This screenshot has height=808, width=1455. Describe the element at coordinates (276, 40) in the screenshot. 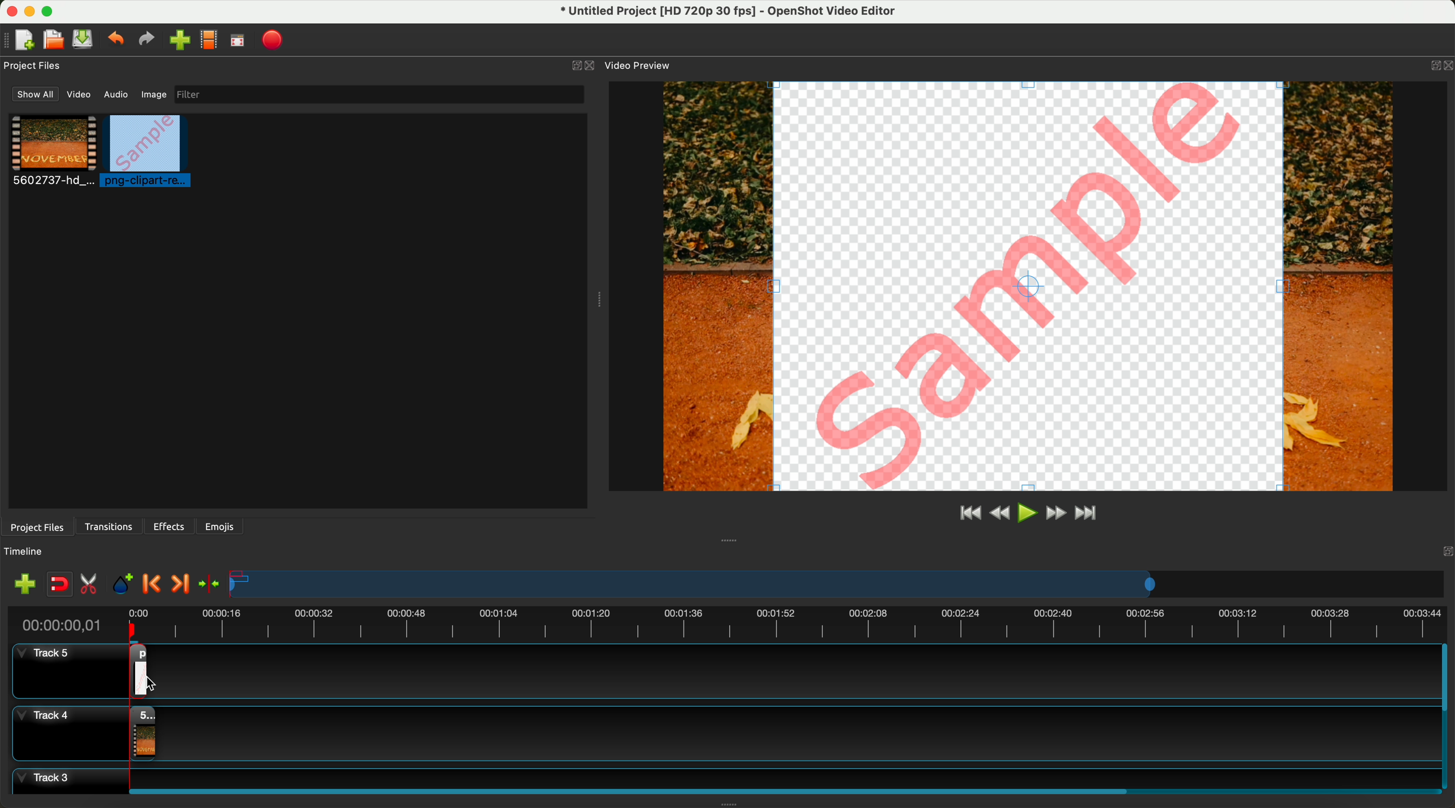

I see `export video` at that location.